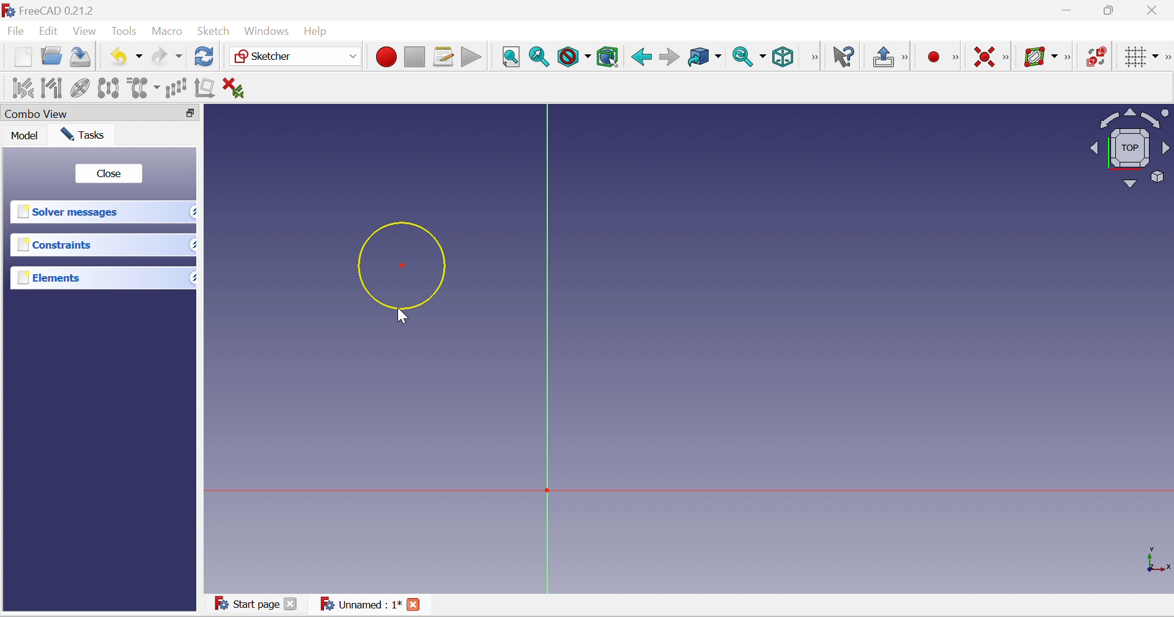 The height and width of the screenshot is (617, 1174). Describe the element at coordinates (55, 244) in the screenshot. I see `Constraints` at that location.